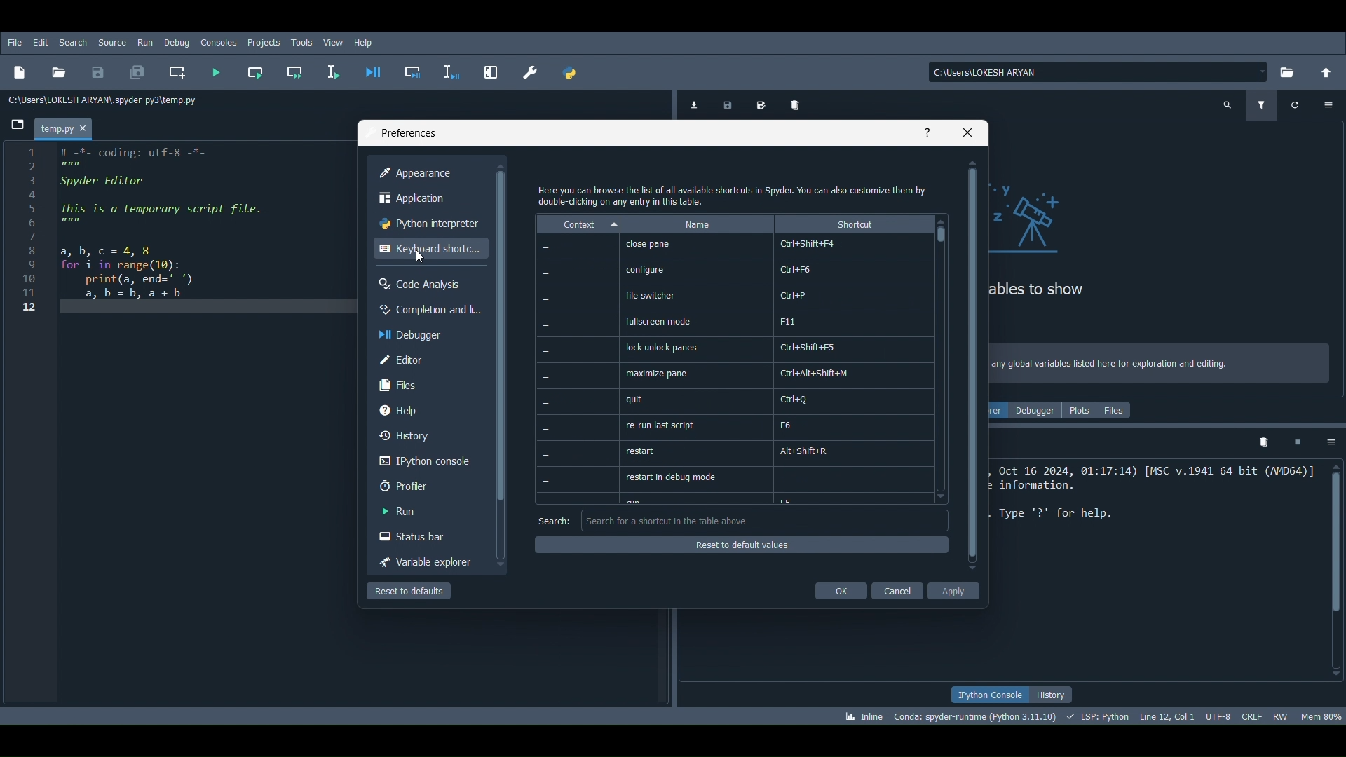 Image resolution: width=1346 pixels, height=757 pixels. Describe the element at coordinates (374, 68) in the screenshot. I see `Debug file (Ctrl + F5)` at that location.